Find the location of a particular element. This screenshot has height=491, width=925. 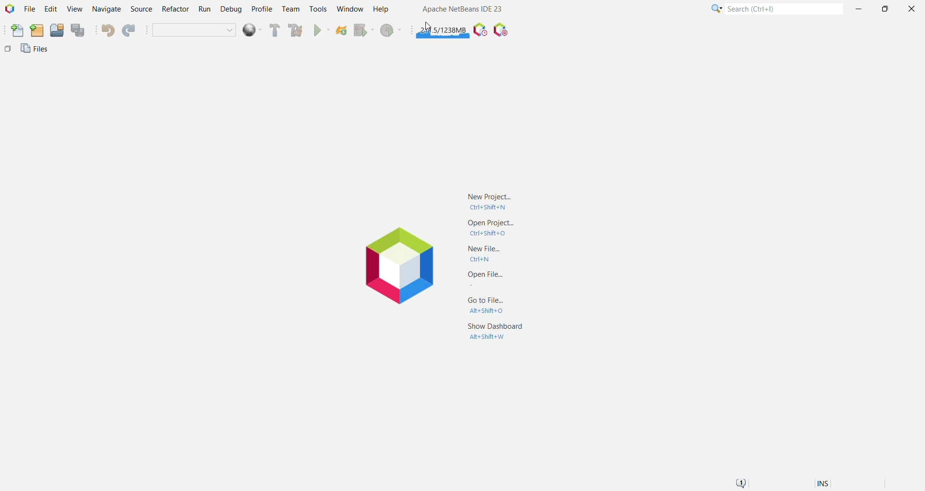

Cursor is located at coordinates (429, 27).